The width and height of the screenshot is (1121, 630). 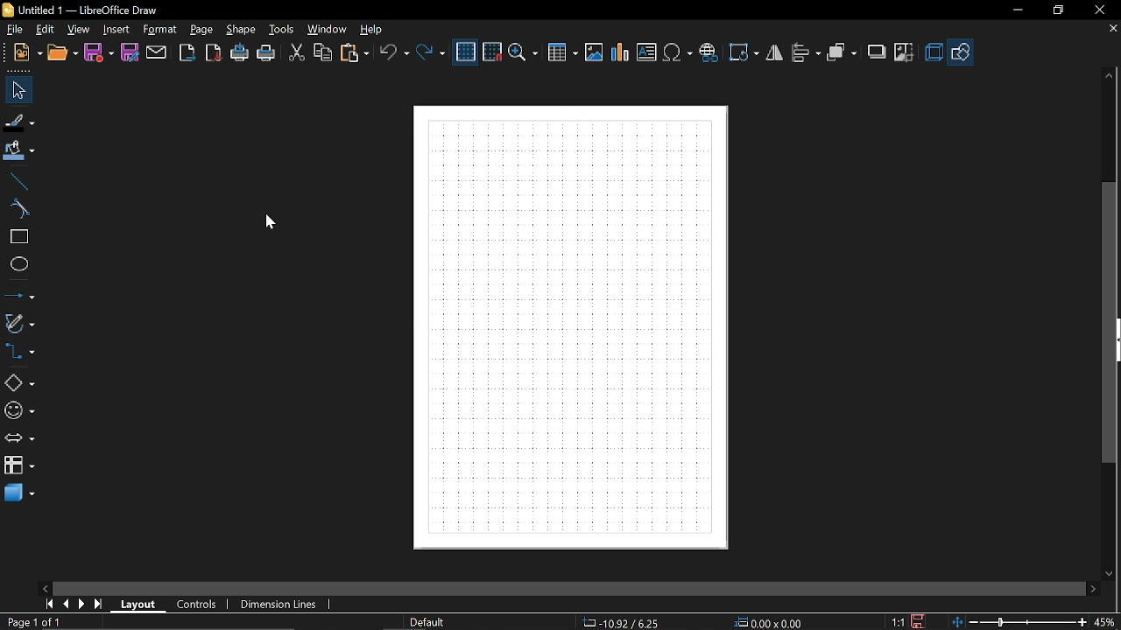 I want to click on Guide lines added, so click(x=573, y=327).